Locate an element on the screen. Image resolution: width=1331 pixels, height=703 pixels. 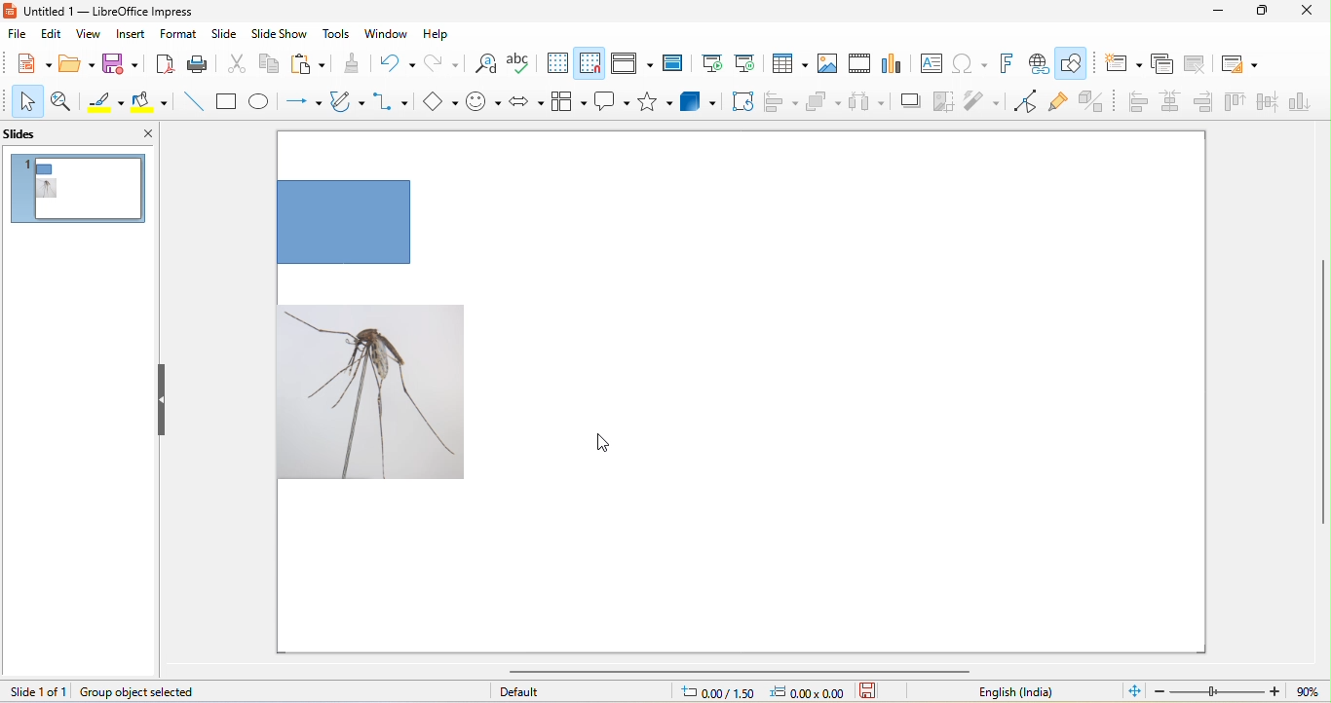
slides is located at coordinates (40, 135).